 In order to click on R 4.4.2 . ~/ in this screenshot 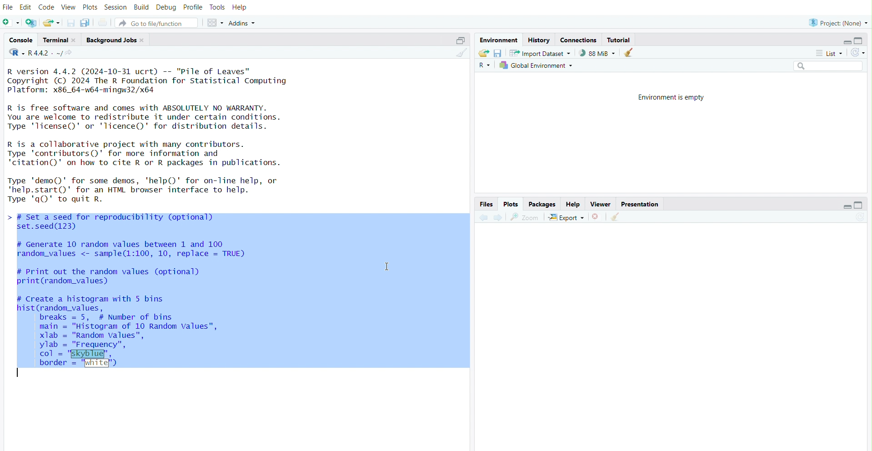, I will do `click(46, 53)`.